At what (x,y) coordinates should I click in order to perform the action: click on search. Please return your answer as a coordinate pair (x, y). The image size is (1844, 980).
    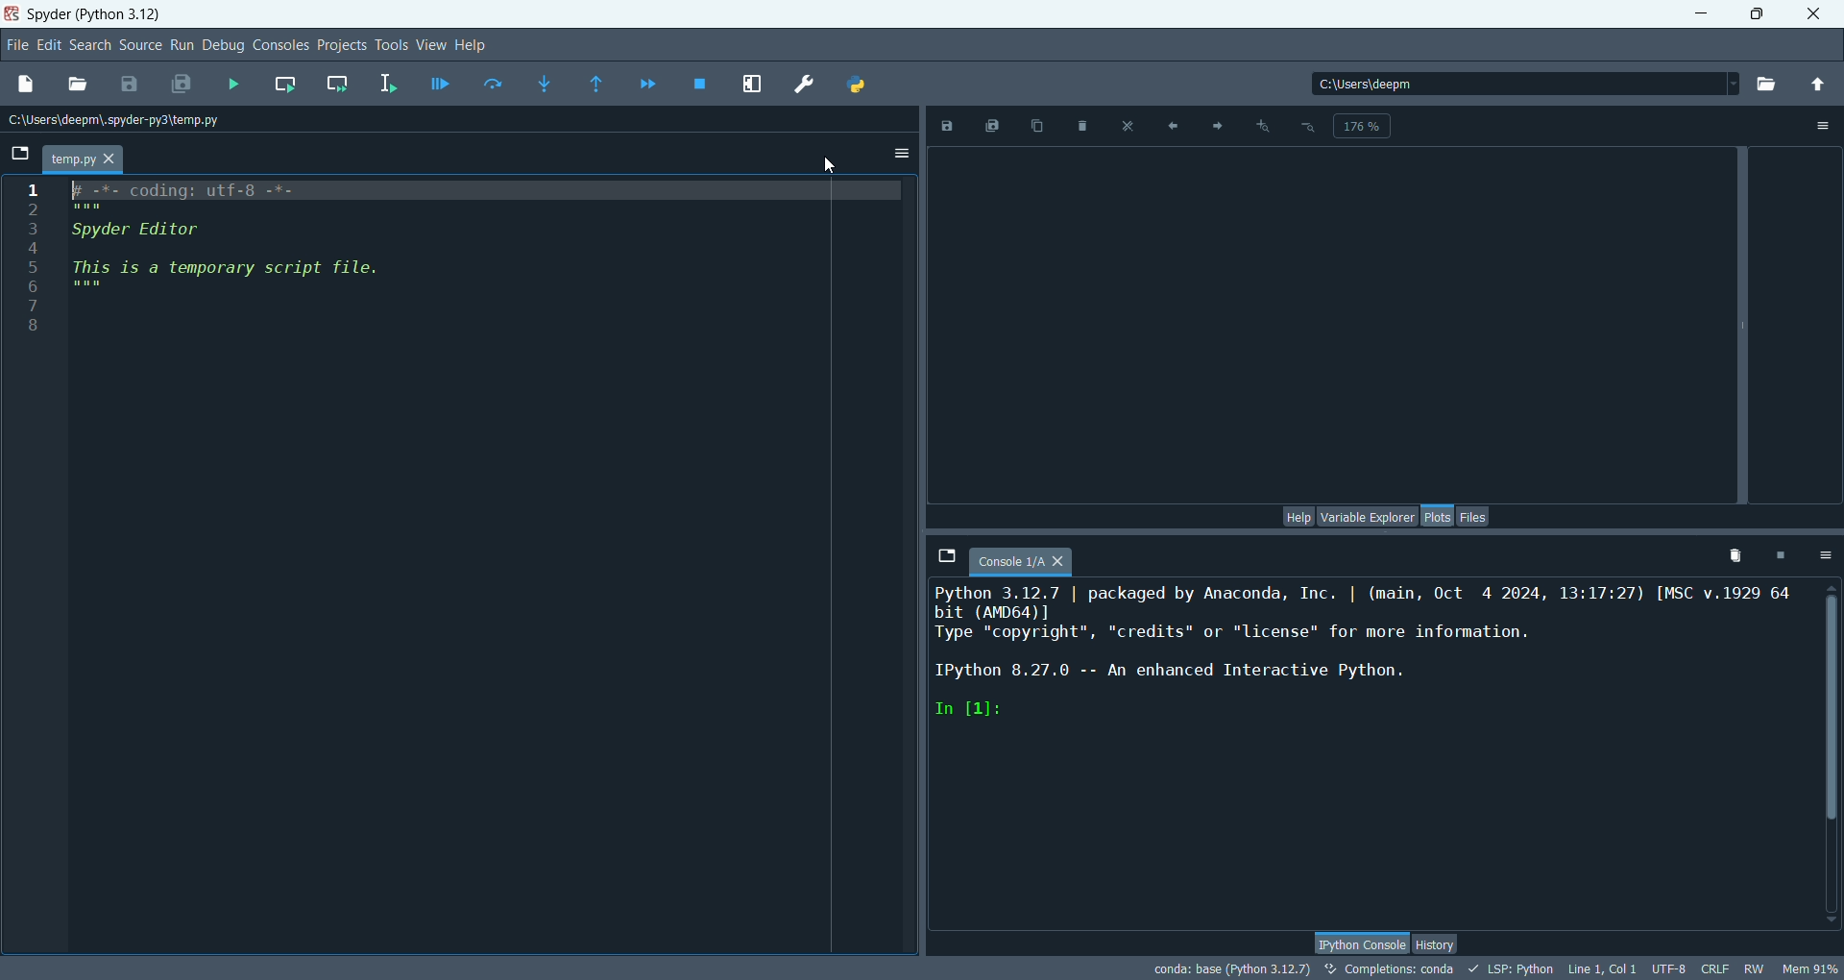
    Looking at the image, I should click on (90, 45).